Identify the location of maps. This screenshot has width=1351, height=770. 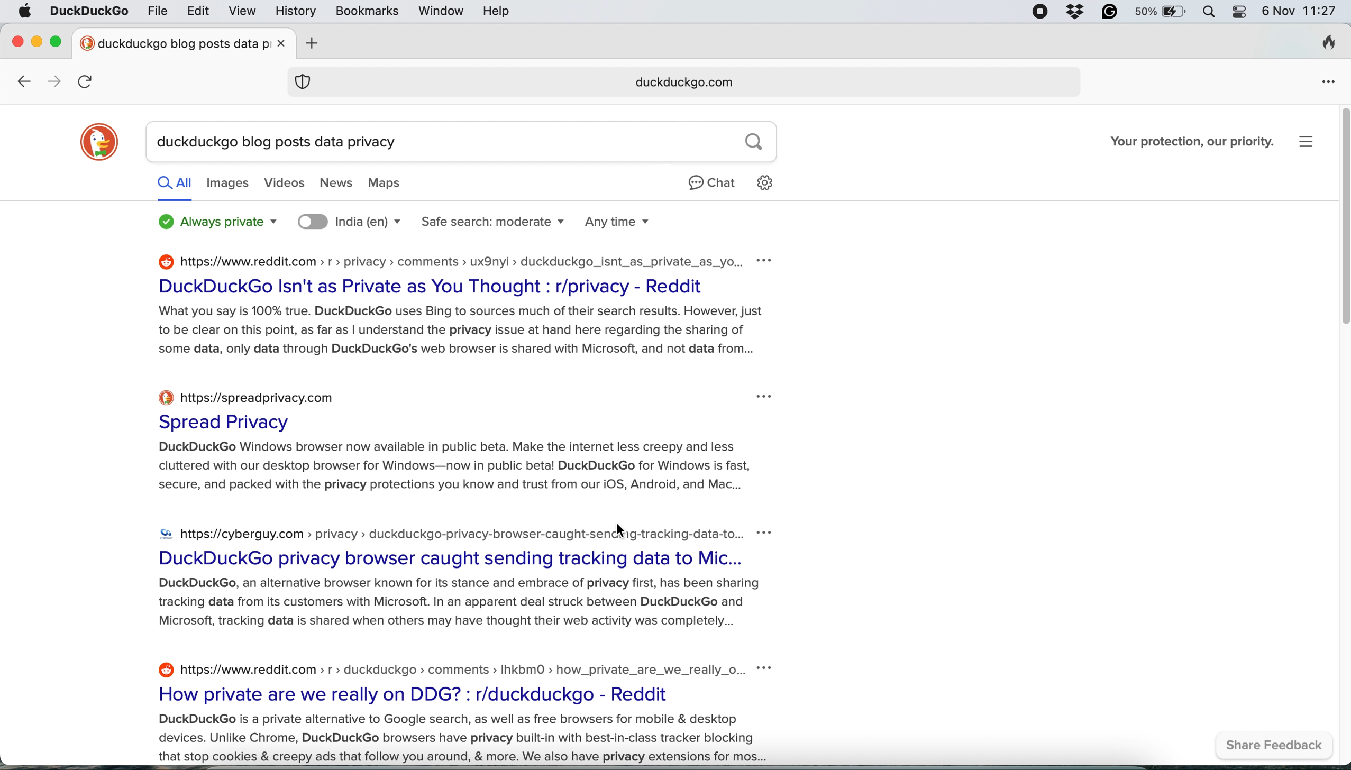
(391, 181).